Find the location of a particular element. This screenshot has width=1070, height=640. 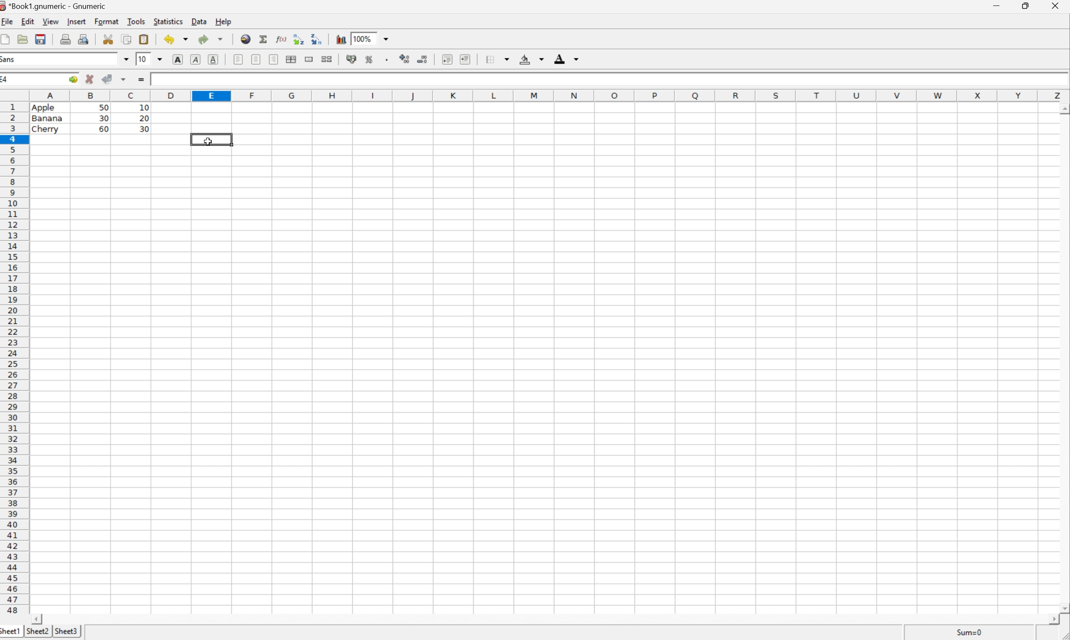

sheet3 is located at coordinates (68, 631).